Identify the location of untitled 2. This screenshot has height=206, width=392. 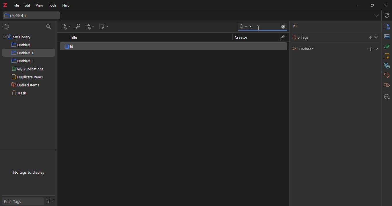
(24, 61).